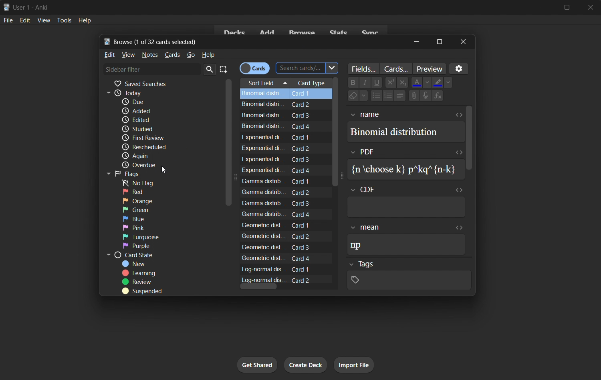  Describe the element at coordinates (129, 55) in the screenshot. I see `view` at that location.